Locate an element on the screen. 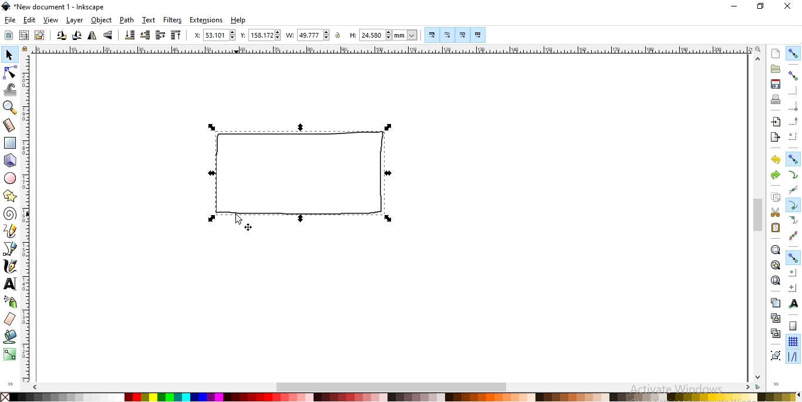 The width and height of the screenshot is (802, 402). deselect any selected objects or nodes is located at coordinates (40, 35).